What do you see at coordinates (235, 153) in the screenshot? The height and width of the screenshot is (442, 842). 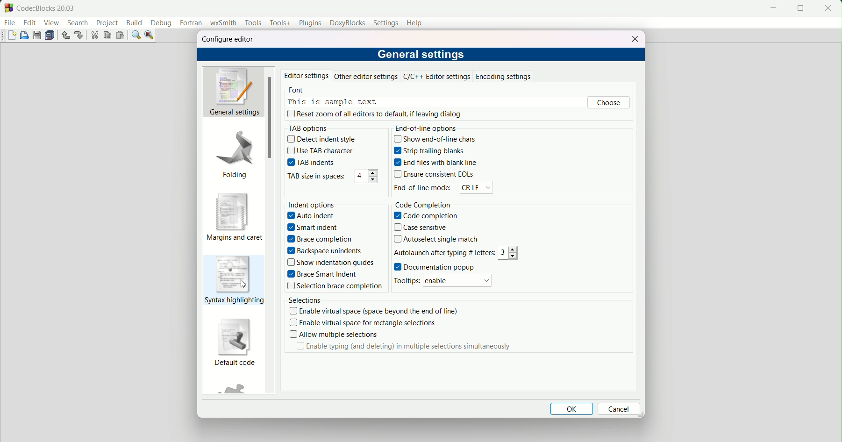 I see `folding` at bounding box center [235, 153].